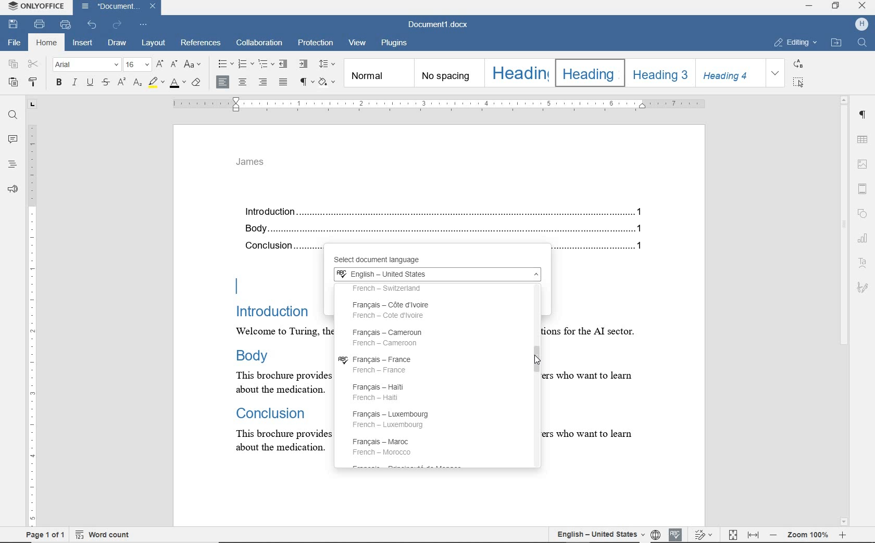 The width and height of the screenshot is (875, 543). Describe the element at coordinates (34, 64) in the screenshot. I see `cut` at that location.